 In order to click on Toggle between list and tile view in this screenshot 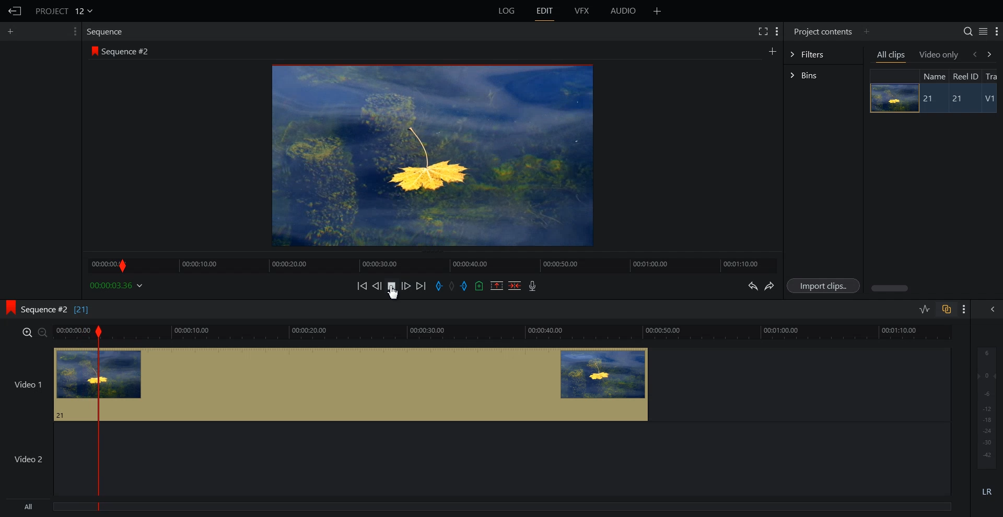, I will do `click(983, 31)`.